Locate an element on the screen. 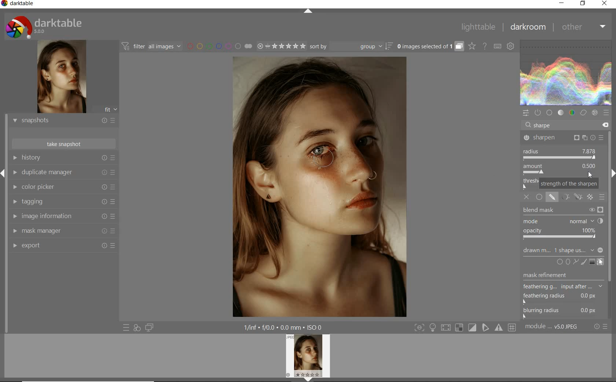 The width and height of the screenshot is (616, 382). reset or presets & preferences is located at coordinates (601, 327).